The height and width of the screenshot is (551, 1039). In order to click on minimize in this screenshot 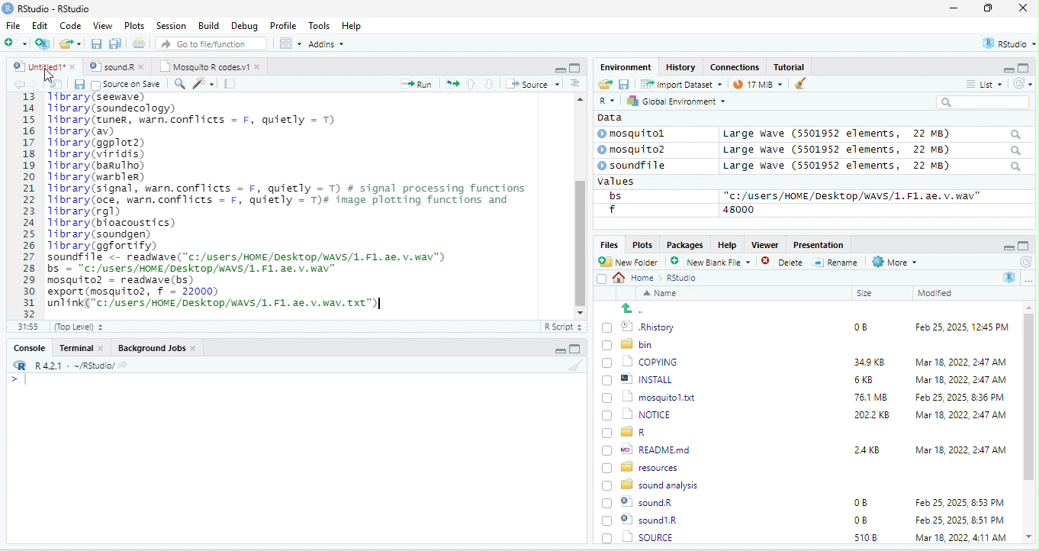, I will do `click(1002, 69)`.